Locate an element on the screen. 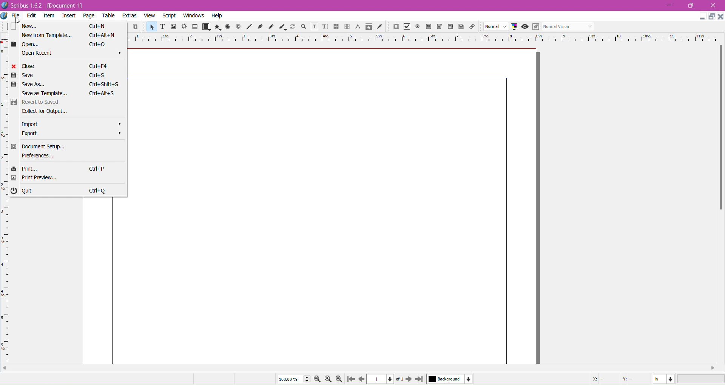  Text Annotation is located at coordinates (461, 26).